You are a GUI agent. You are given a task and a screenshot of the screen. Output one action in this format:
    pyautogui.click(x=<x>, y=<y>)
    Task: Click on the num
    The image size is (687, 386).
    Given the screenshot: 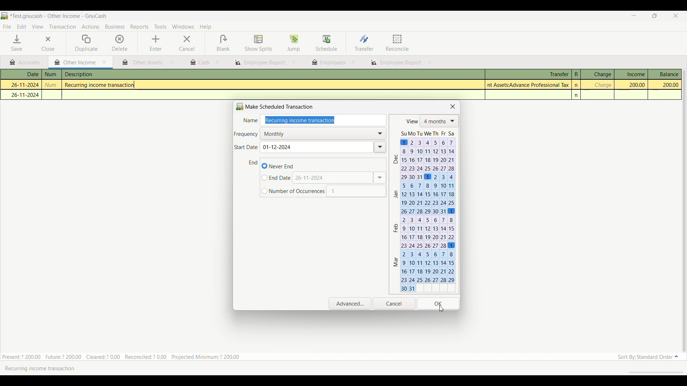 What is the action you would take?
    pyautogui.click(x=52, y=74)
    